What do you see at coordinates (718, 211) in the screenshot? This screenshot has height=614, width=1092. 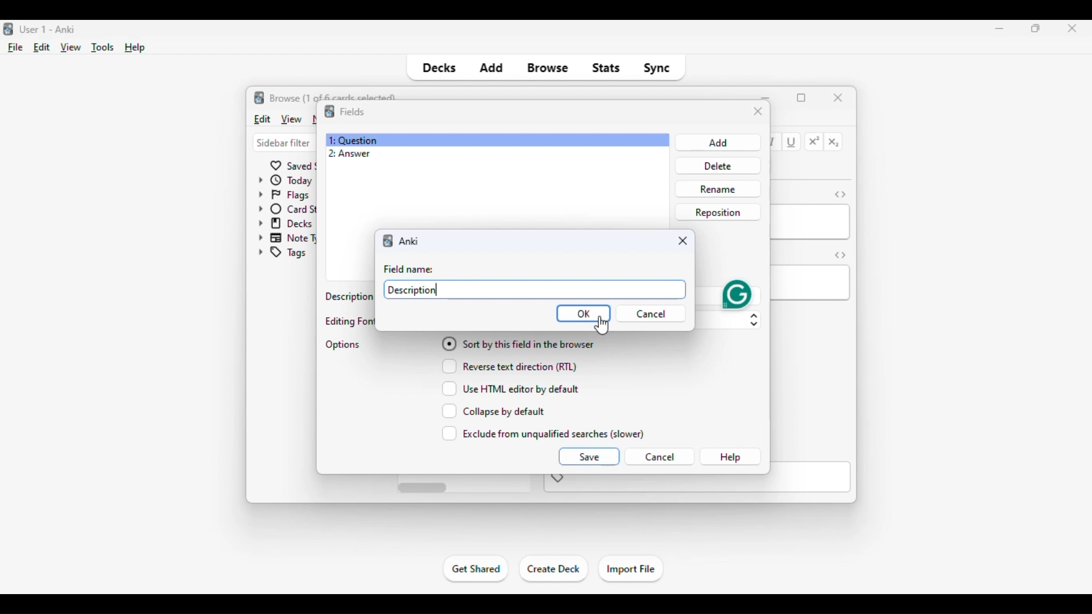 I see `reposition` at bounding box center [718, 211].